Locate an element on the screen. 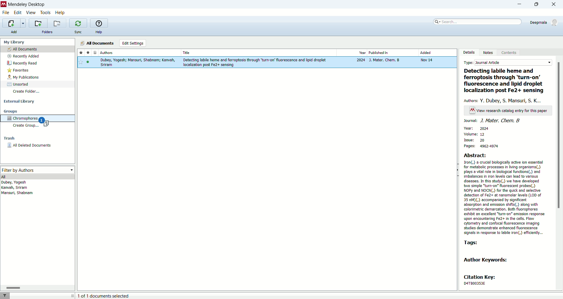  help is located at coordinates (99, 32).